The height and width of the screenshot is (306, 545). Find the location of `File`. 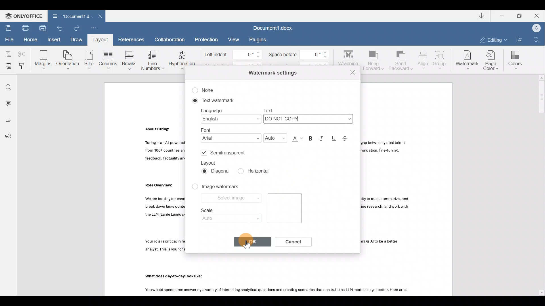

File is located at coordinates (8, 40).